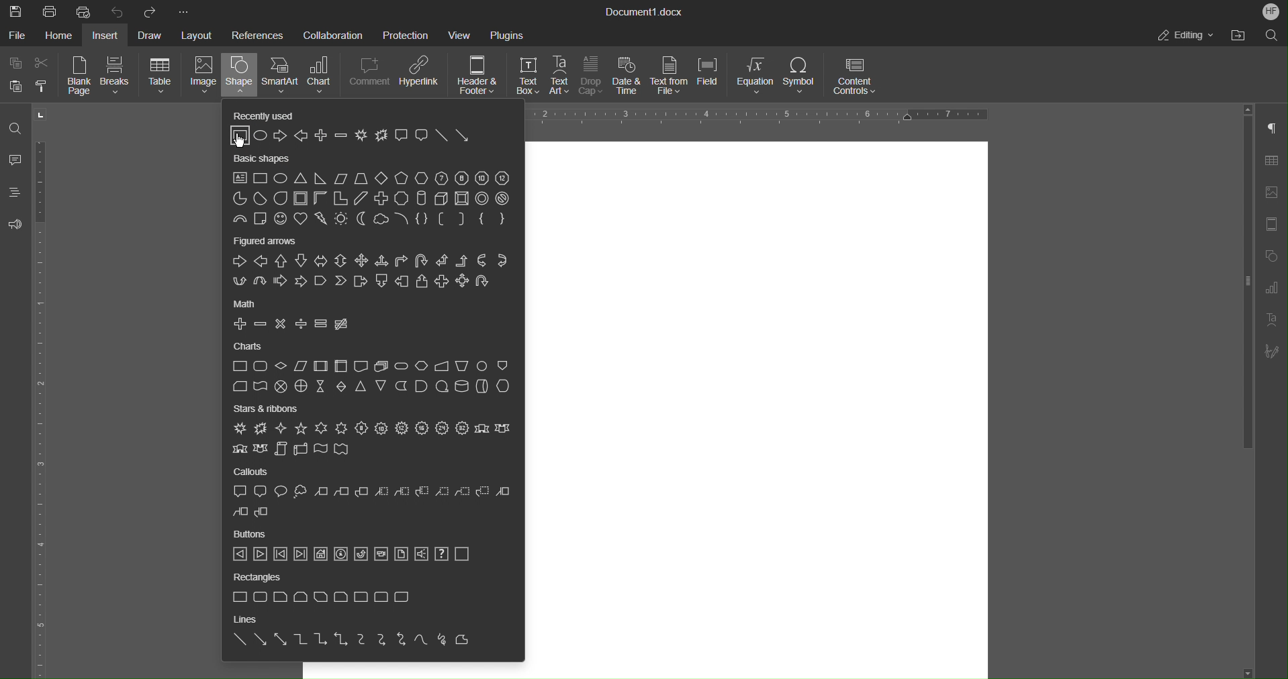  Describe the element at coordinates (629, 77) in the screenshot. I see `Date & Time` at that location.